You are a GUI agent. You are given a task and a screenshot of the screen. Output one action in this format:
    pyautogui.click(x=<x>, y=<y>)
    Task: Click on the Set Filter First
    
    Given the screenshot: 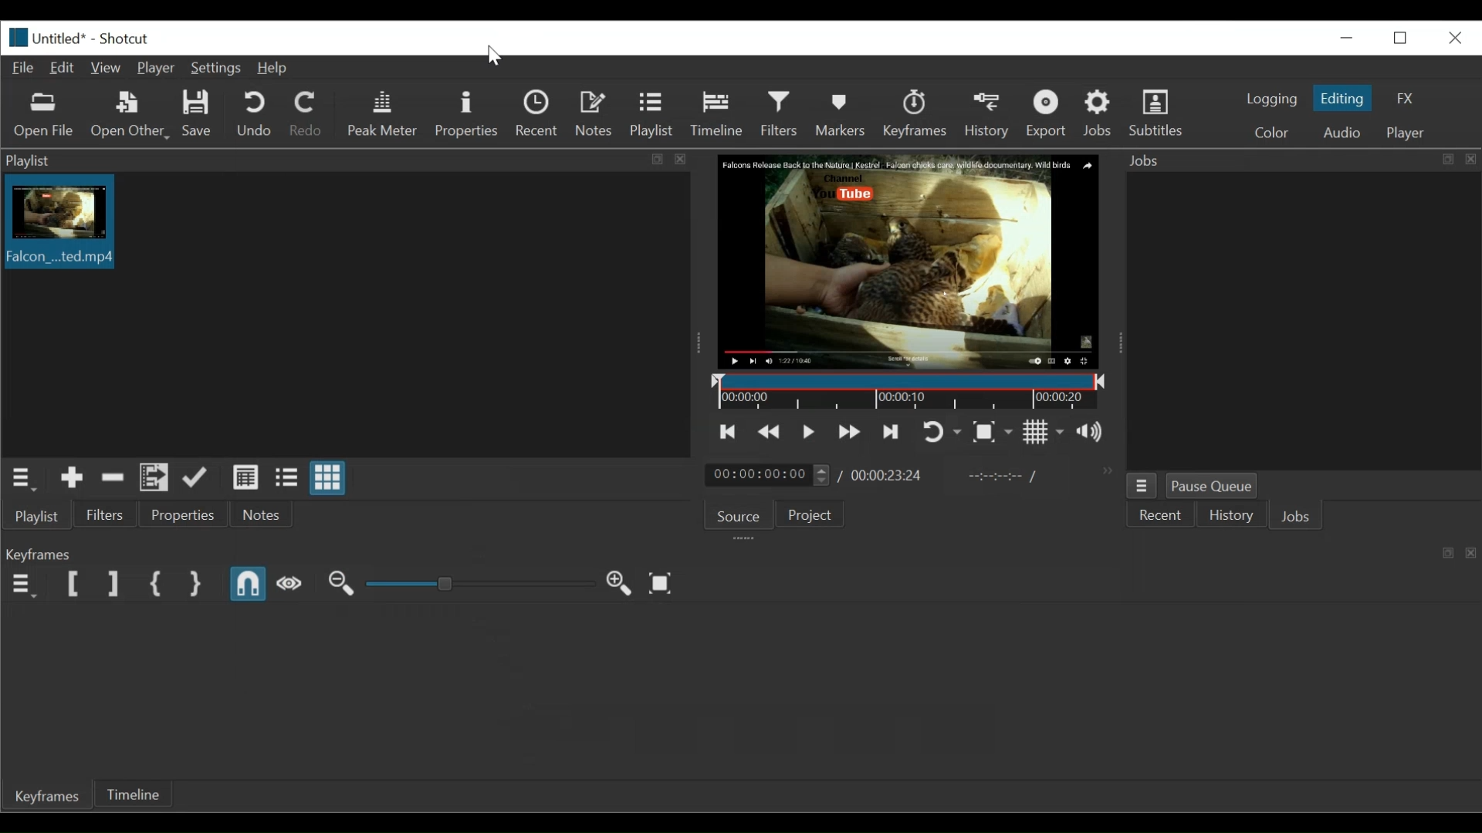 What is the action you would take?
    pyautogui.click(x=73, y=584)
    